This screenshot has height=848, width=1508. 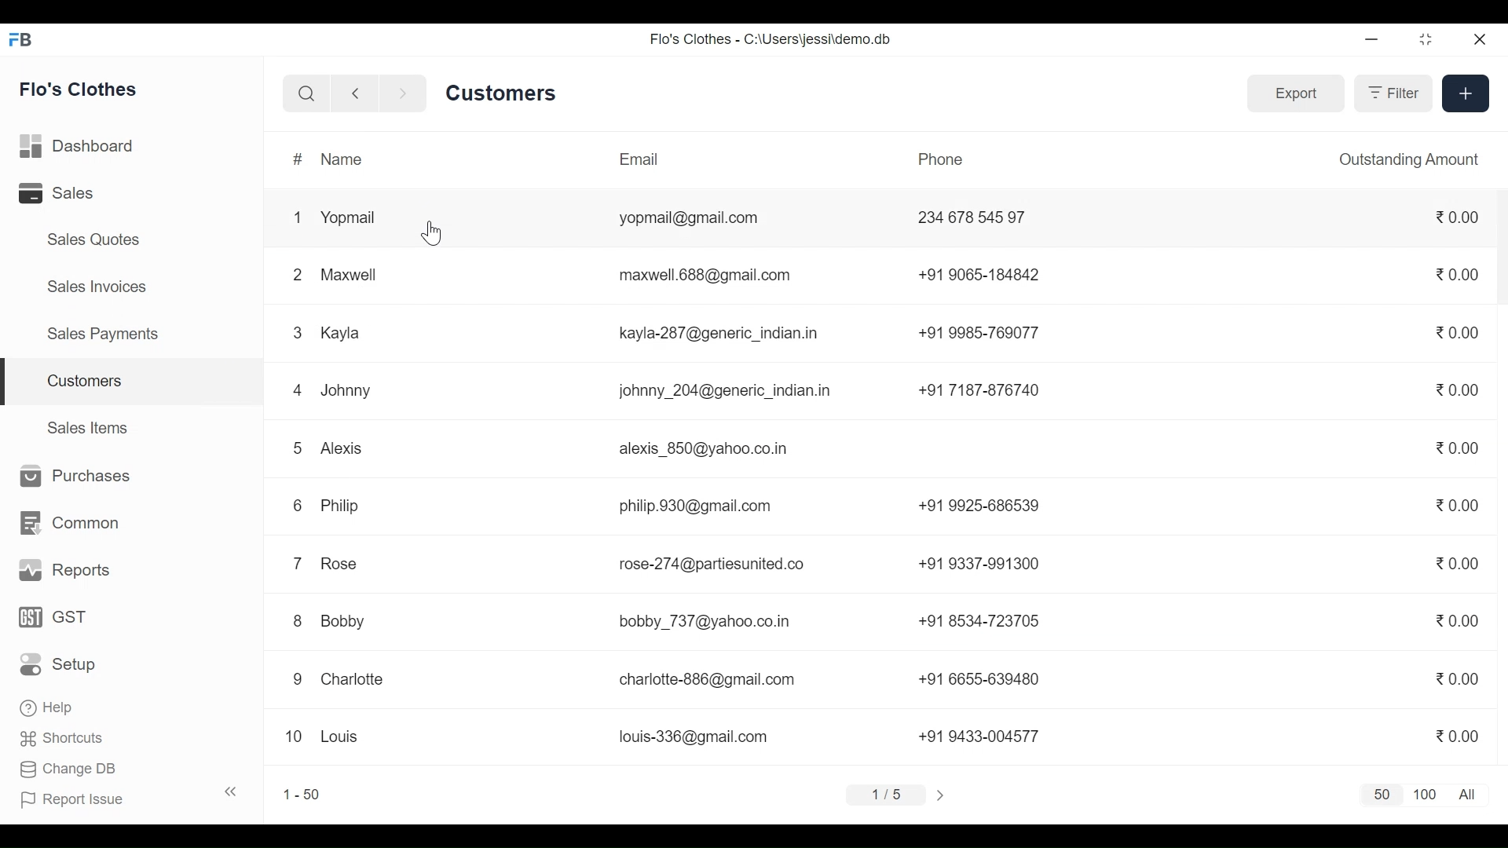 I want to click on Johnny, so click(x=346, y=392).